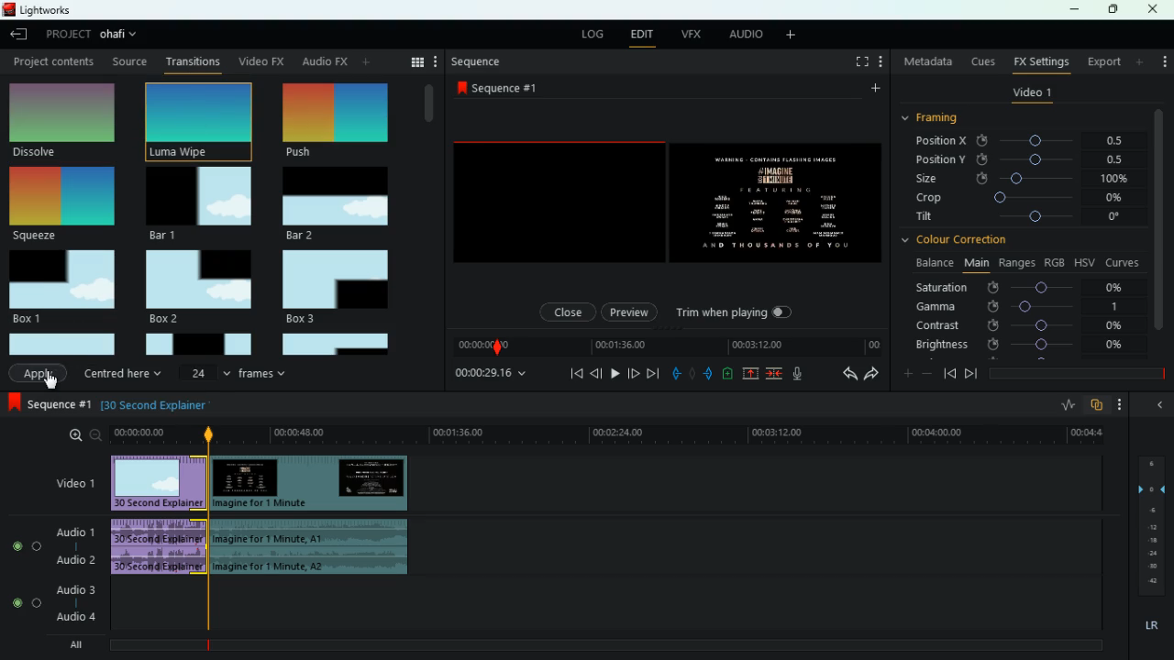  Describe the element at coordinates (194, 63) in the screenshot. I see `transition` at that location.